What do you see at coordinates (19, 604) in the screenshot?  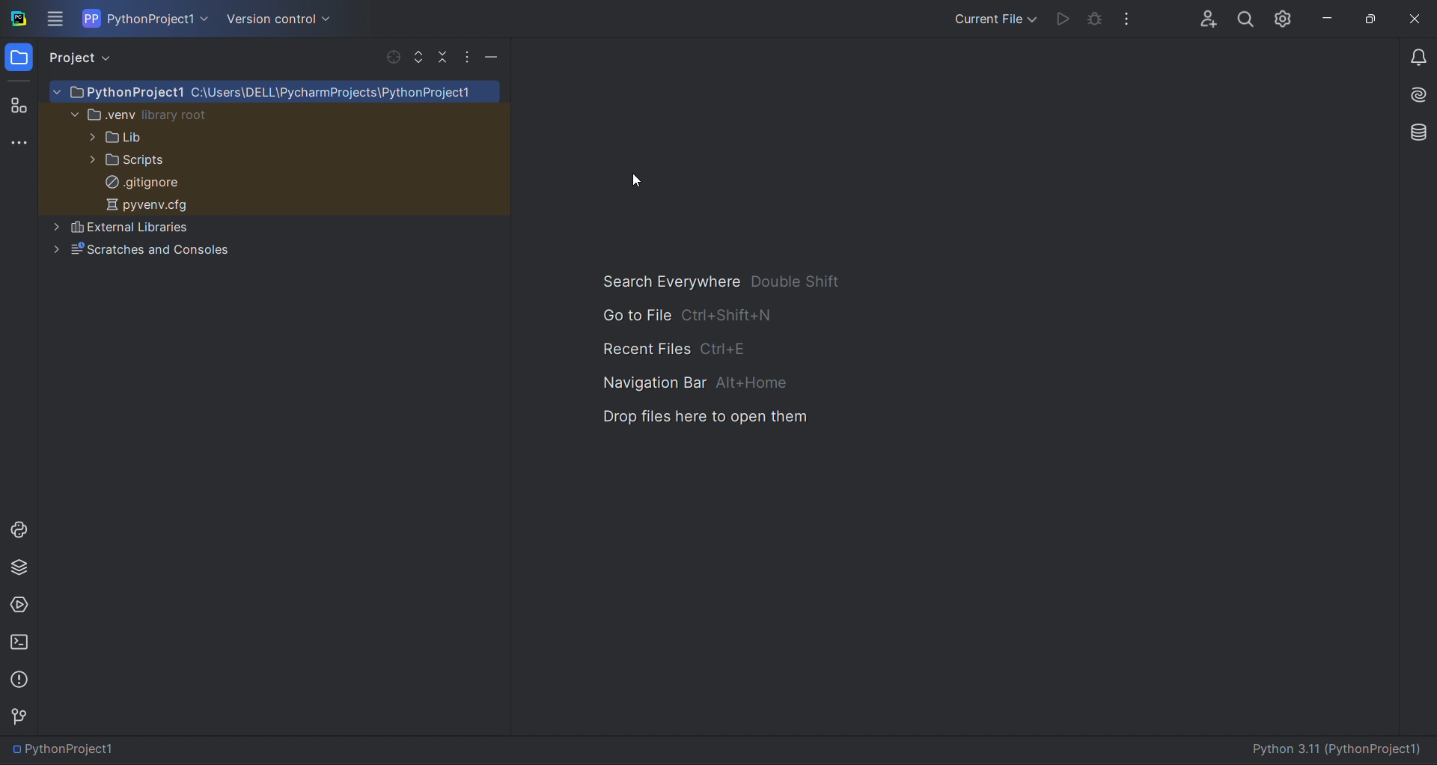 I see `services` at bounding box center [19, 604].